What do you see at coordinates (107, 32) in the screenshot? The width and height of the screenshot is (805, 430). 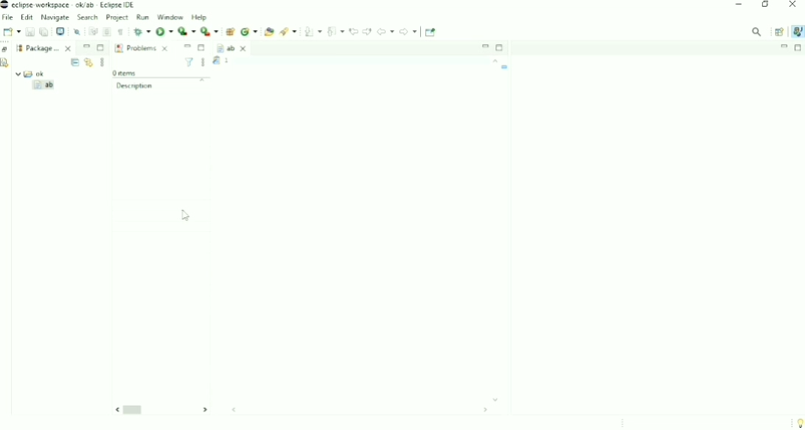 I see `Toggle Block Selection` at bounding box center [107, 32].